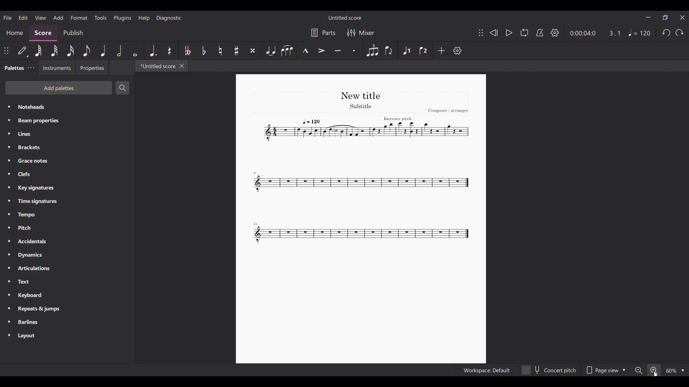  I want to click on Mixer settings, so click(361, 33).